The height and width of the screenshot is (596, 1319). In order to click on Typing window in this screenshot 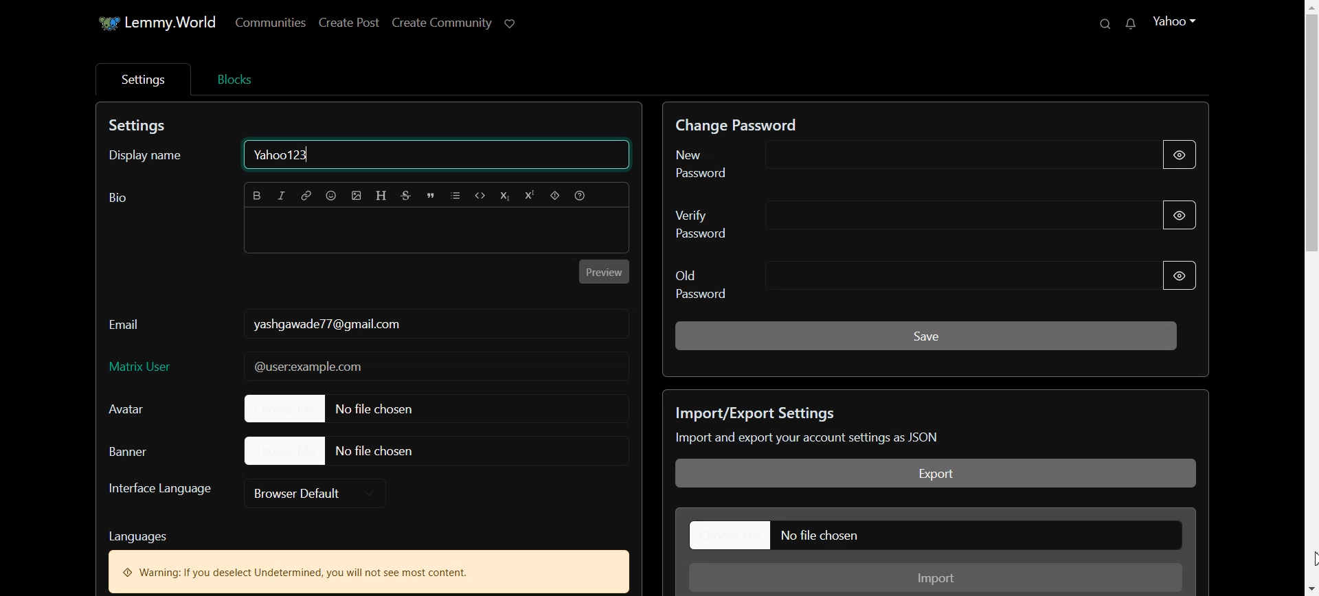, I will do `click(436, 233)`.